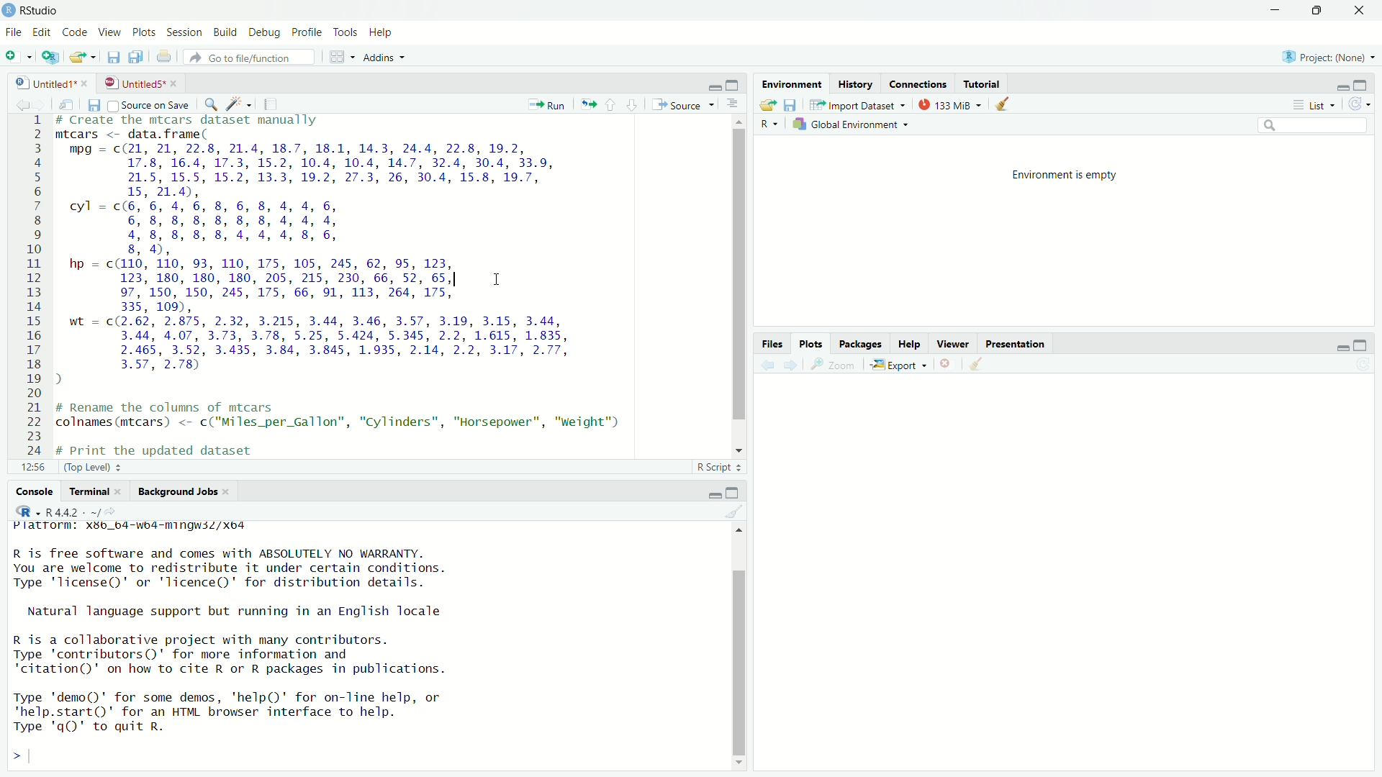 The height and width of the screenshot is (777, 1382). What do you see at coordinates (633, 101) in the screenshot?
I see `downward` at bounding box center [633, 101].